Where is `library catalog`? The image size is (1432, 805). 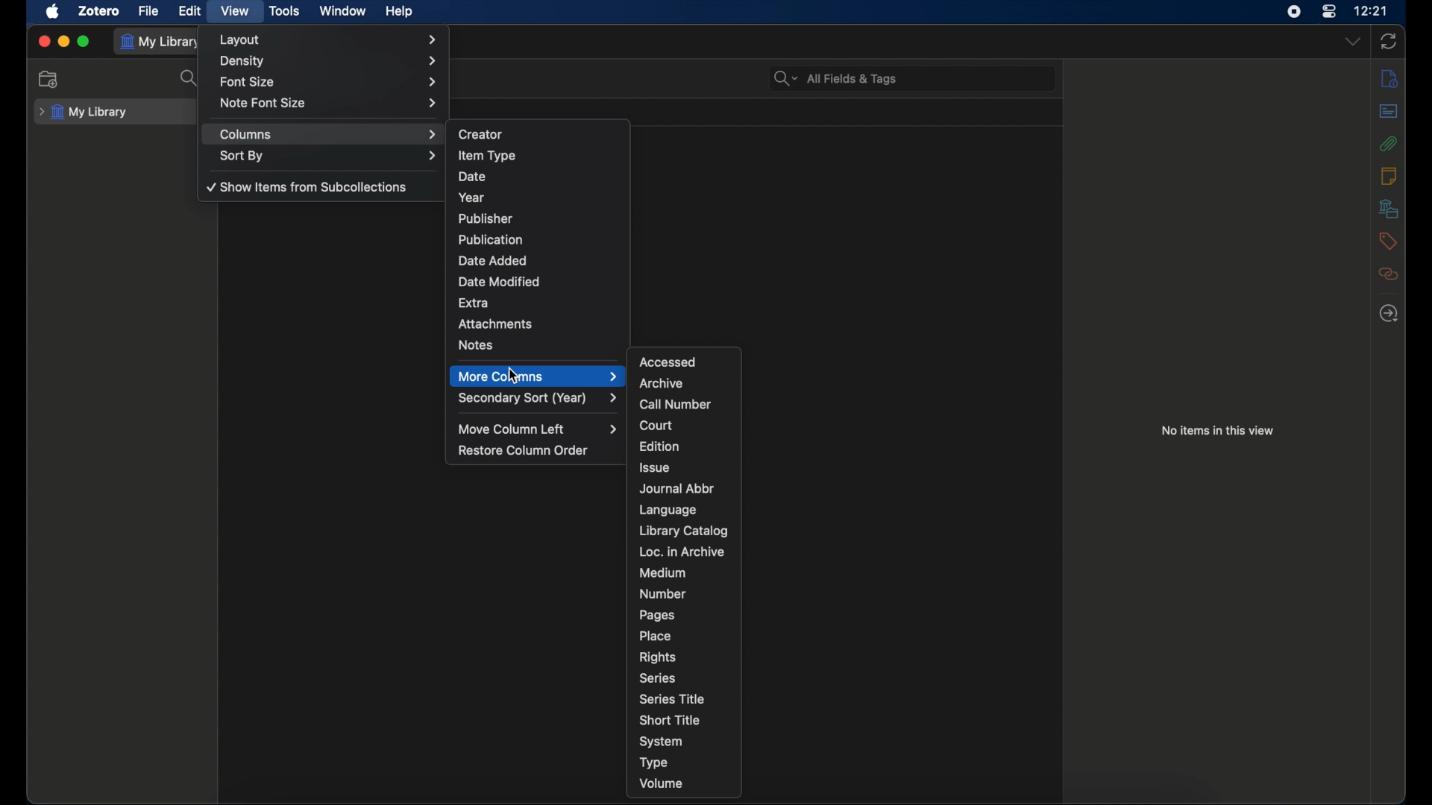
library catalog is located at coordinates (685, 531).